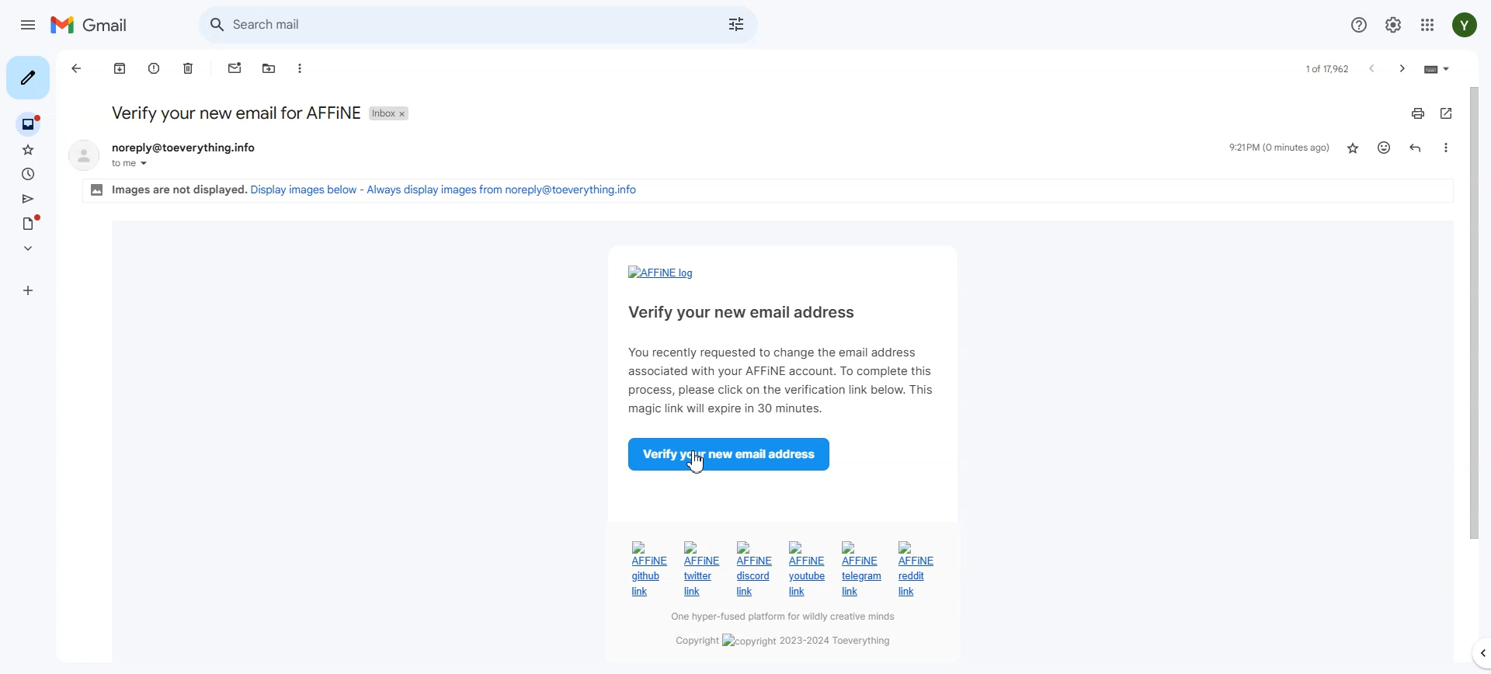 This screenshot has height=674, width=1491. What do you see at coordinates (697, 464) in the screenshot?
I see `Cursor` at bounding box center [697, 464].